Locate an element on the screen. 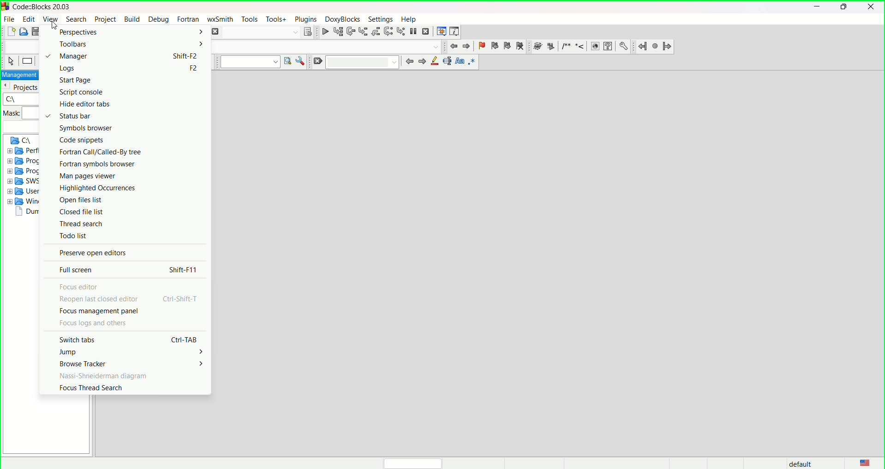 This screenshot has width=885, height=469. various info is located at coordinates (457, 31).